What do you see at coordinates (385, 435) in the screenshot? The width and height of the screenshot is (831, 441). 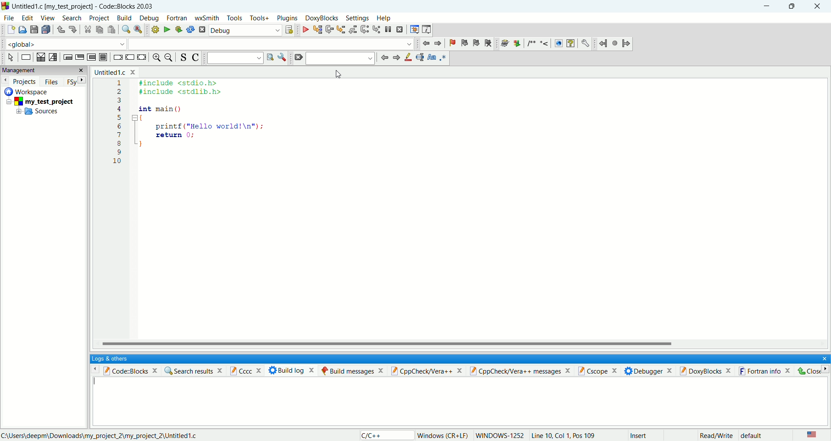 I see `C/C++` at bounding box center [385, 435].